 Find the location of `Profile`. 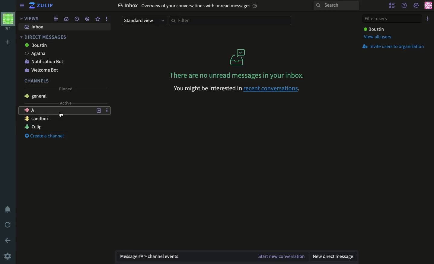

Profile is located at coordinates (428, 6).